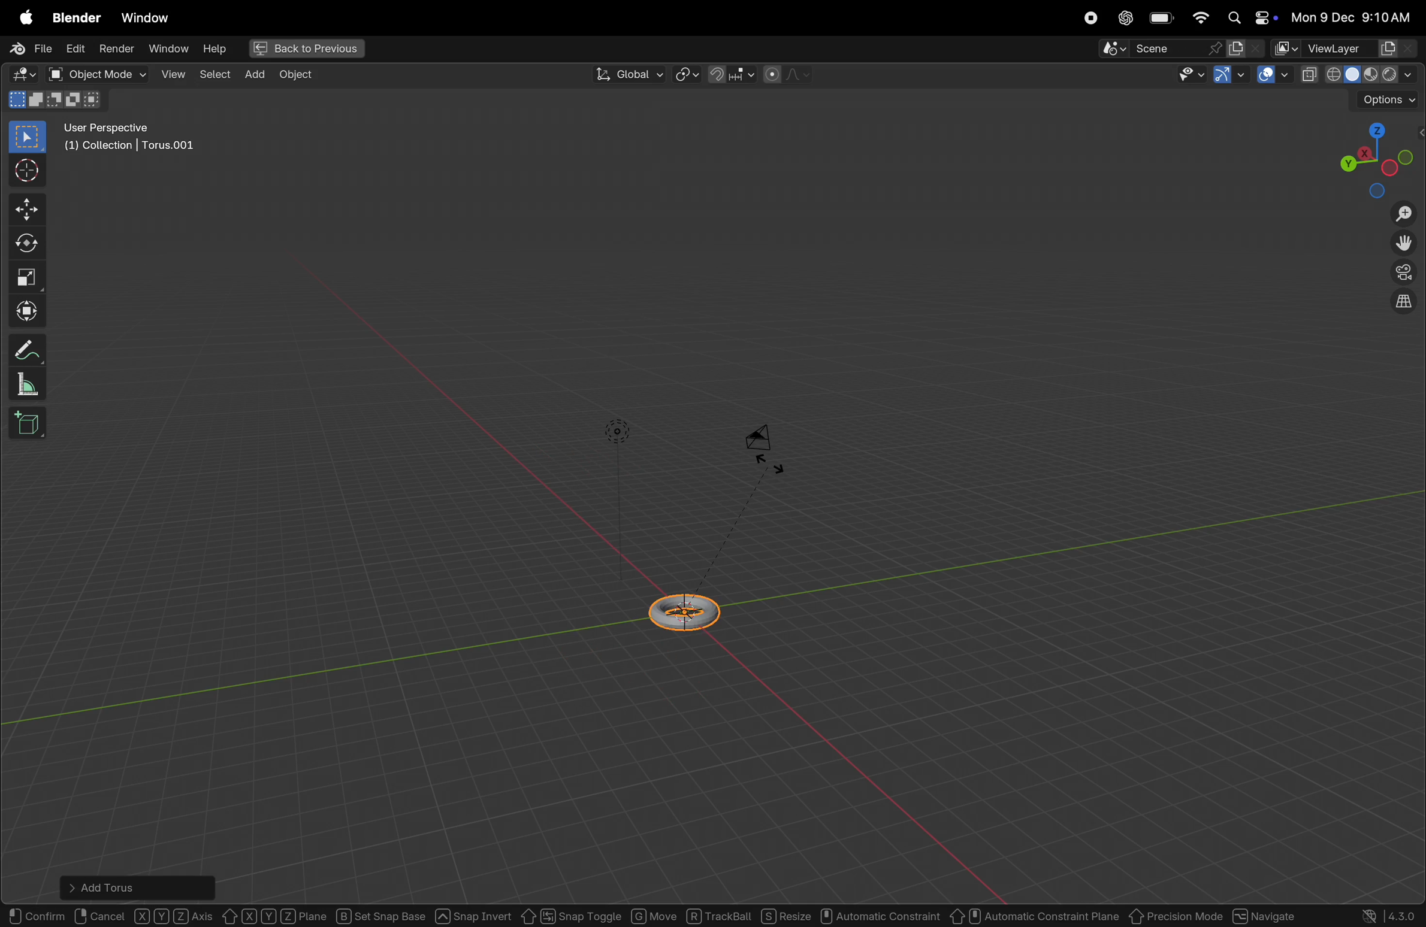 The image size is (1426, 927). Describe the element at coordinates (767, 446) in the screenshot. I see `camera` at that location.